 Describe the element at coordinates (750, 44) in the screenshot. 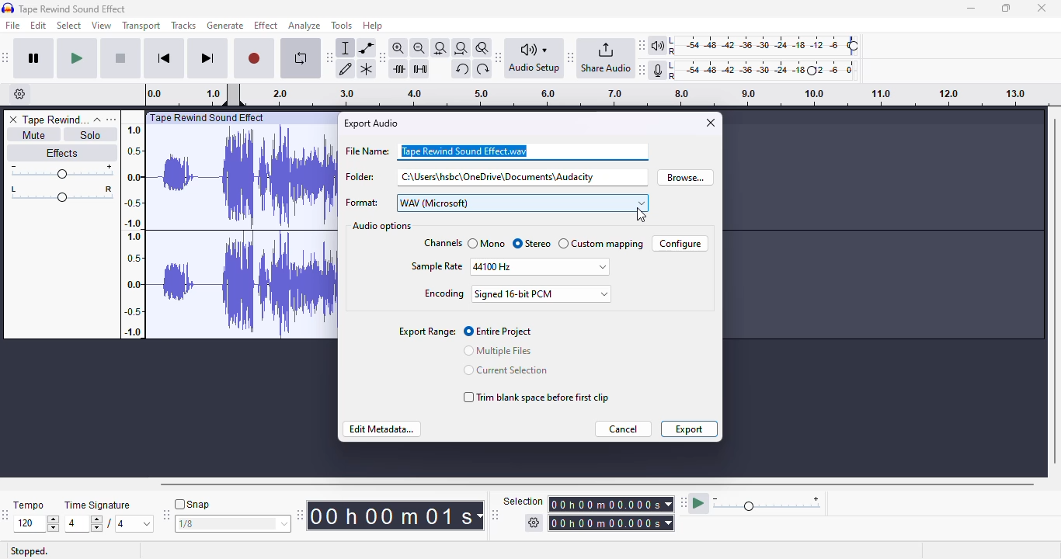

I see `audacity playback meter toolbar` at that location.